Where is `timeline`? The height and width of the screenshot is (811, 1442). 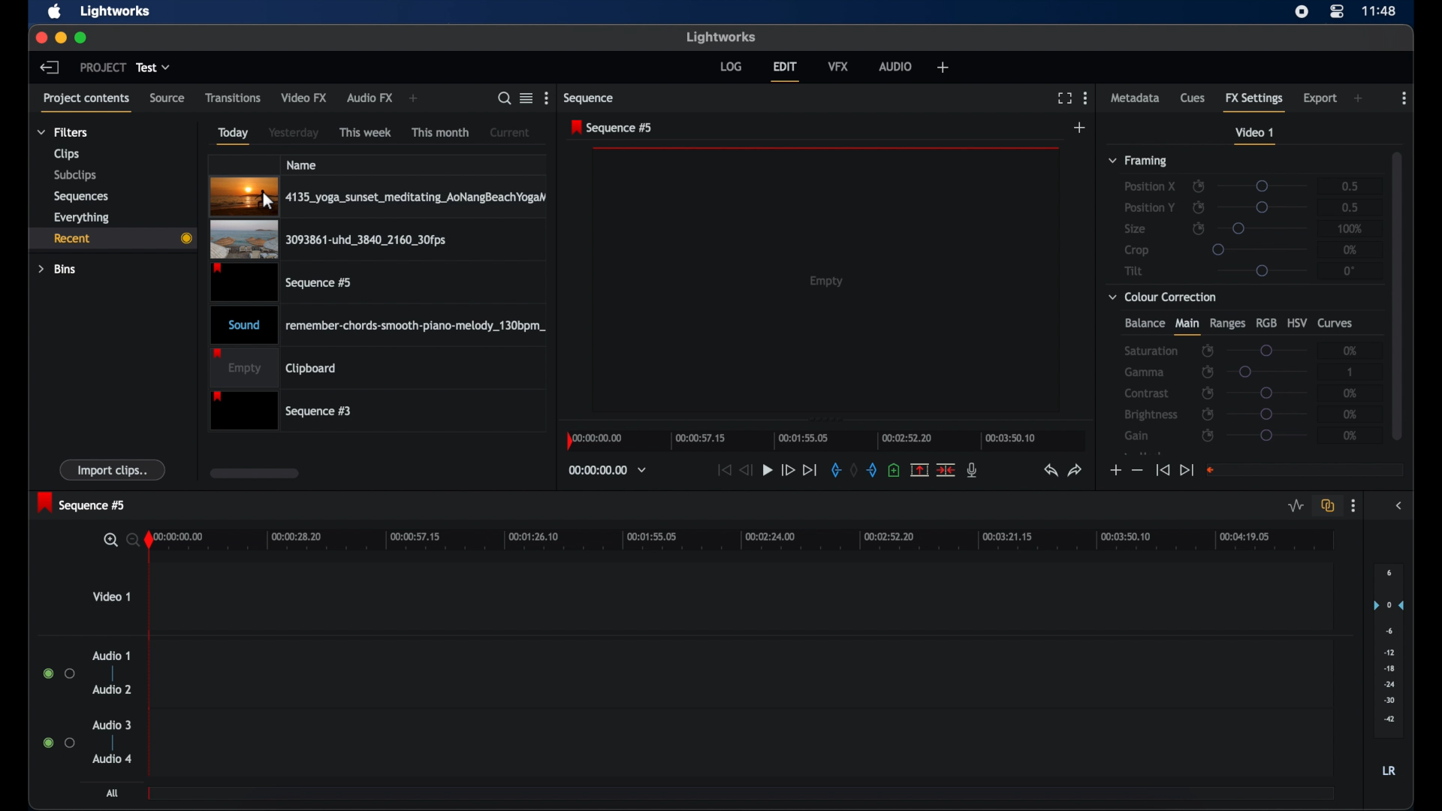
timeline is located at coordinates (822, 440).